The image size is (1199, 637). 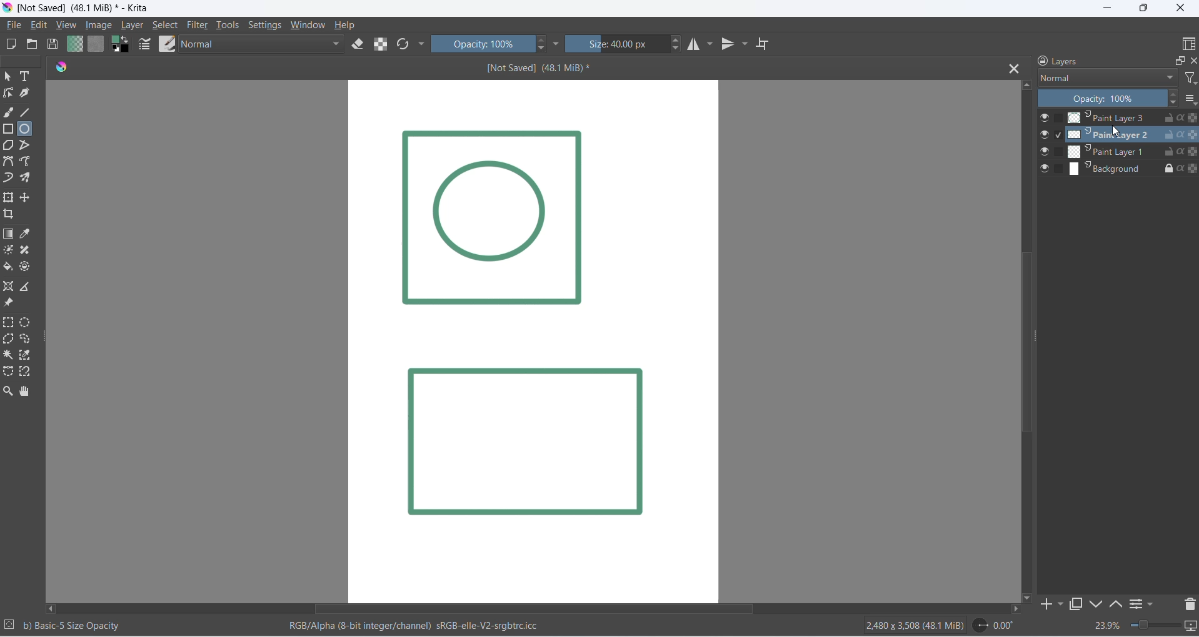 I want to click on mask tool, so click(x=9, y=250).